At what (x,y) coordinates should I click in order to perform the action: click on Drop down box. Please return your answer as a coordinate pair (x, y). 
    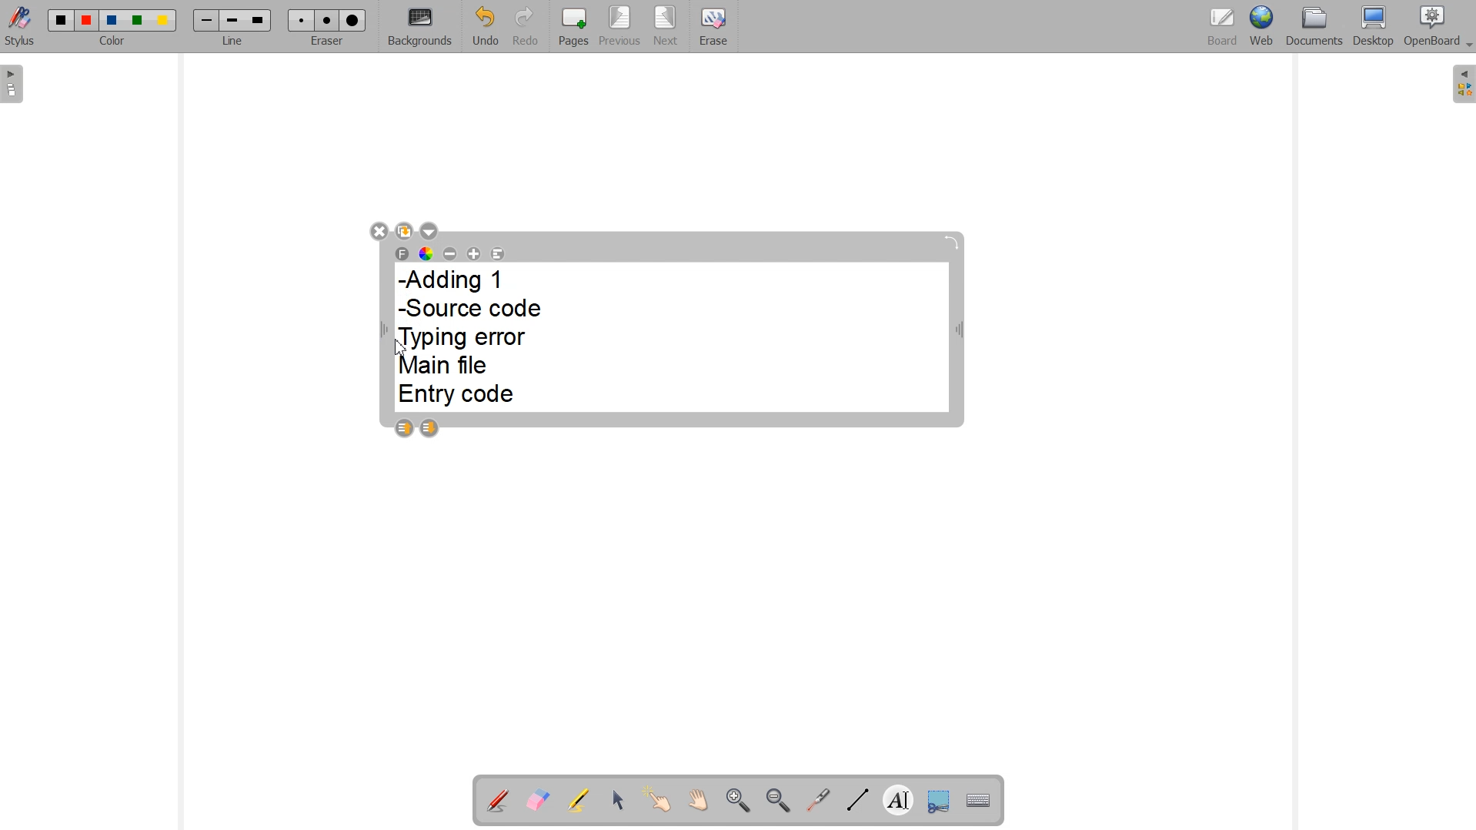
    Looking at the image, I should click on (431, 231).